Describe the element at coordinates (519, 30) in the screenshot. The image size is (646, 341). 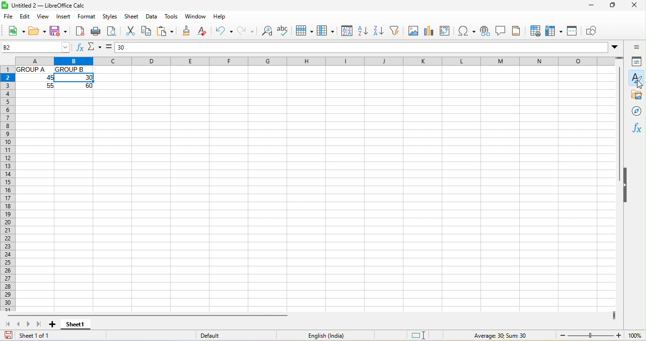
I see `header and footers` at that location.